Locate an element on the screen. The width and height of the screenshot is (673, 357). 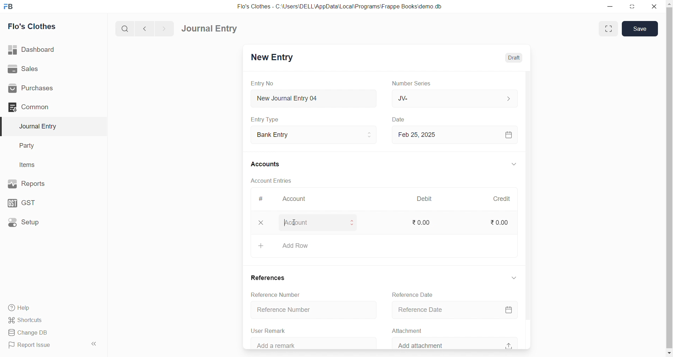
Add attachment is located at coordinates (457, 342).